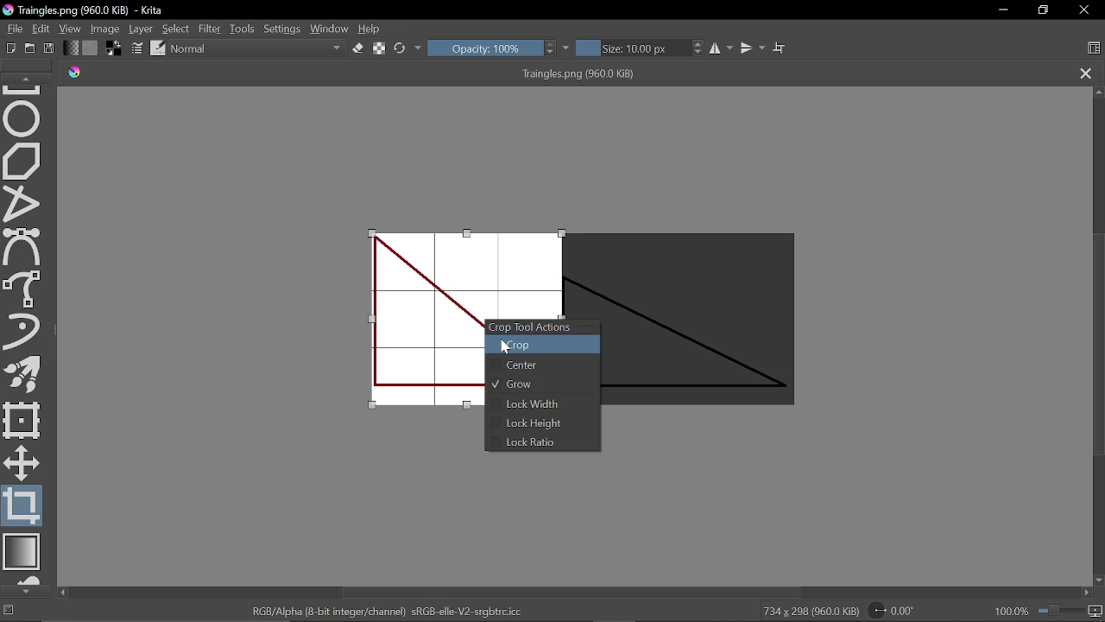  Describe the element at coordinates (22, 506) in the screenshot. I see `Crop tool` at that location.